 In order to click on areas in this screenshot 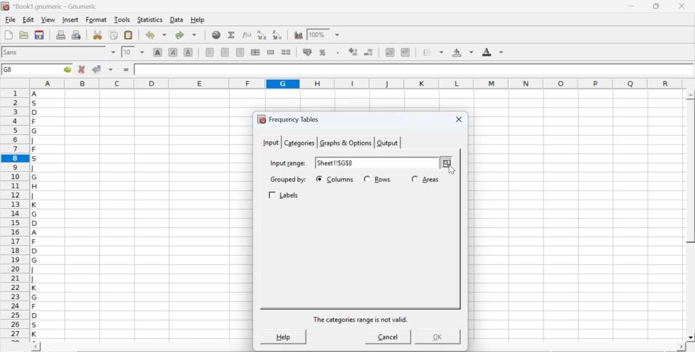, I will do `click(431, 179)`.